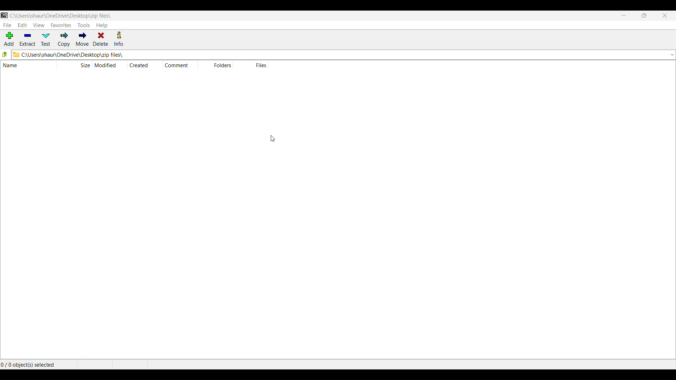 This screenshot has width=676, height=380. What do you see at coordinates (120, 39) in the screenshot?
I see `INFO` at bounding box center [120, 39].